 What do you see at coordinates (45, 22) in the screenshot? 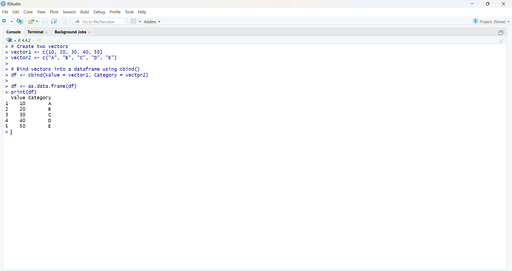
I see `save open document` at bounding box center [45, 22].